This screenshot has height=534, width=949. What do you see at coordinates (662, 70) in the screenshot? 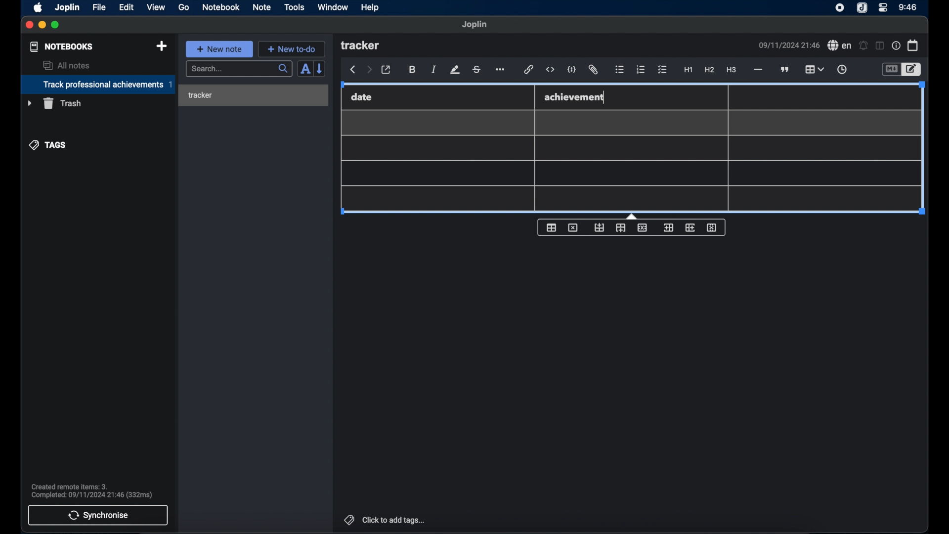
I see `checklist` at bounding box center [662, 70].